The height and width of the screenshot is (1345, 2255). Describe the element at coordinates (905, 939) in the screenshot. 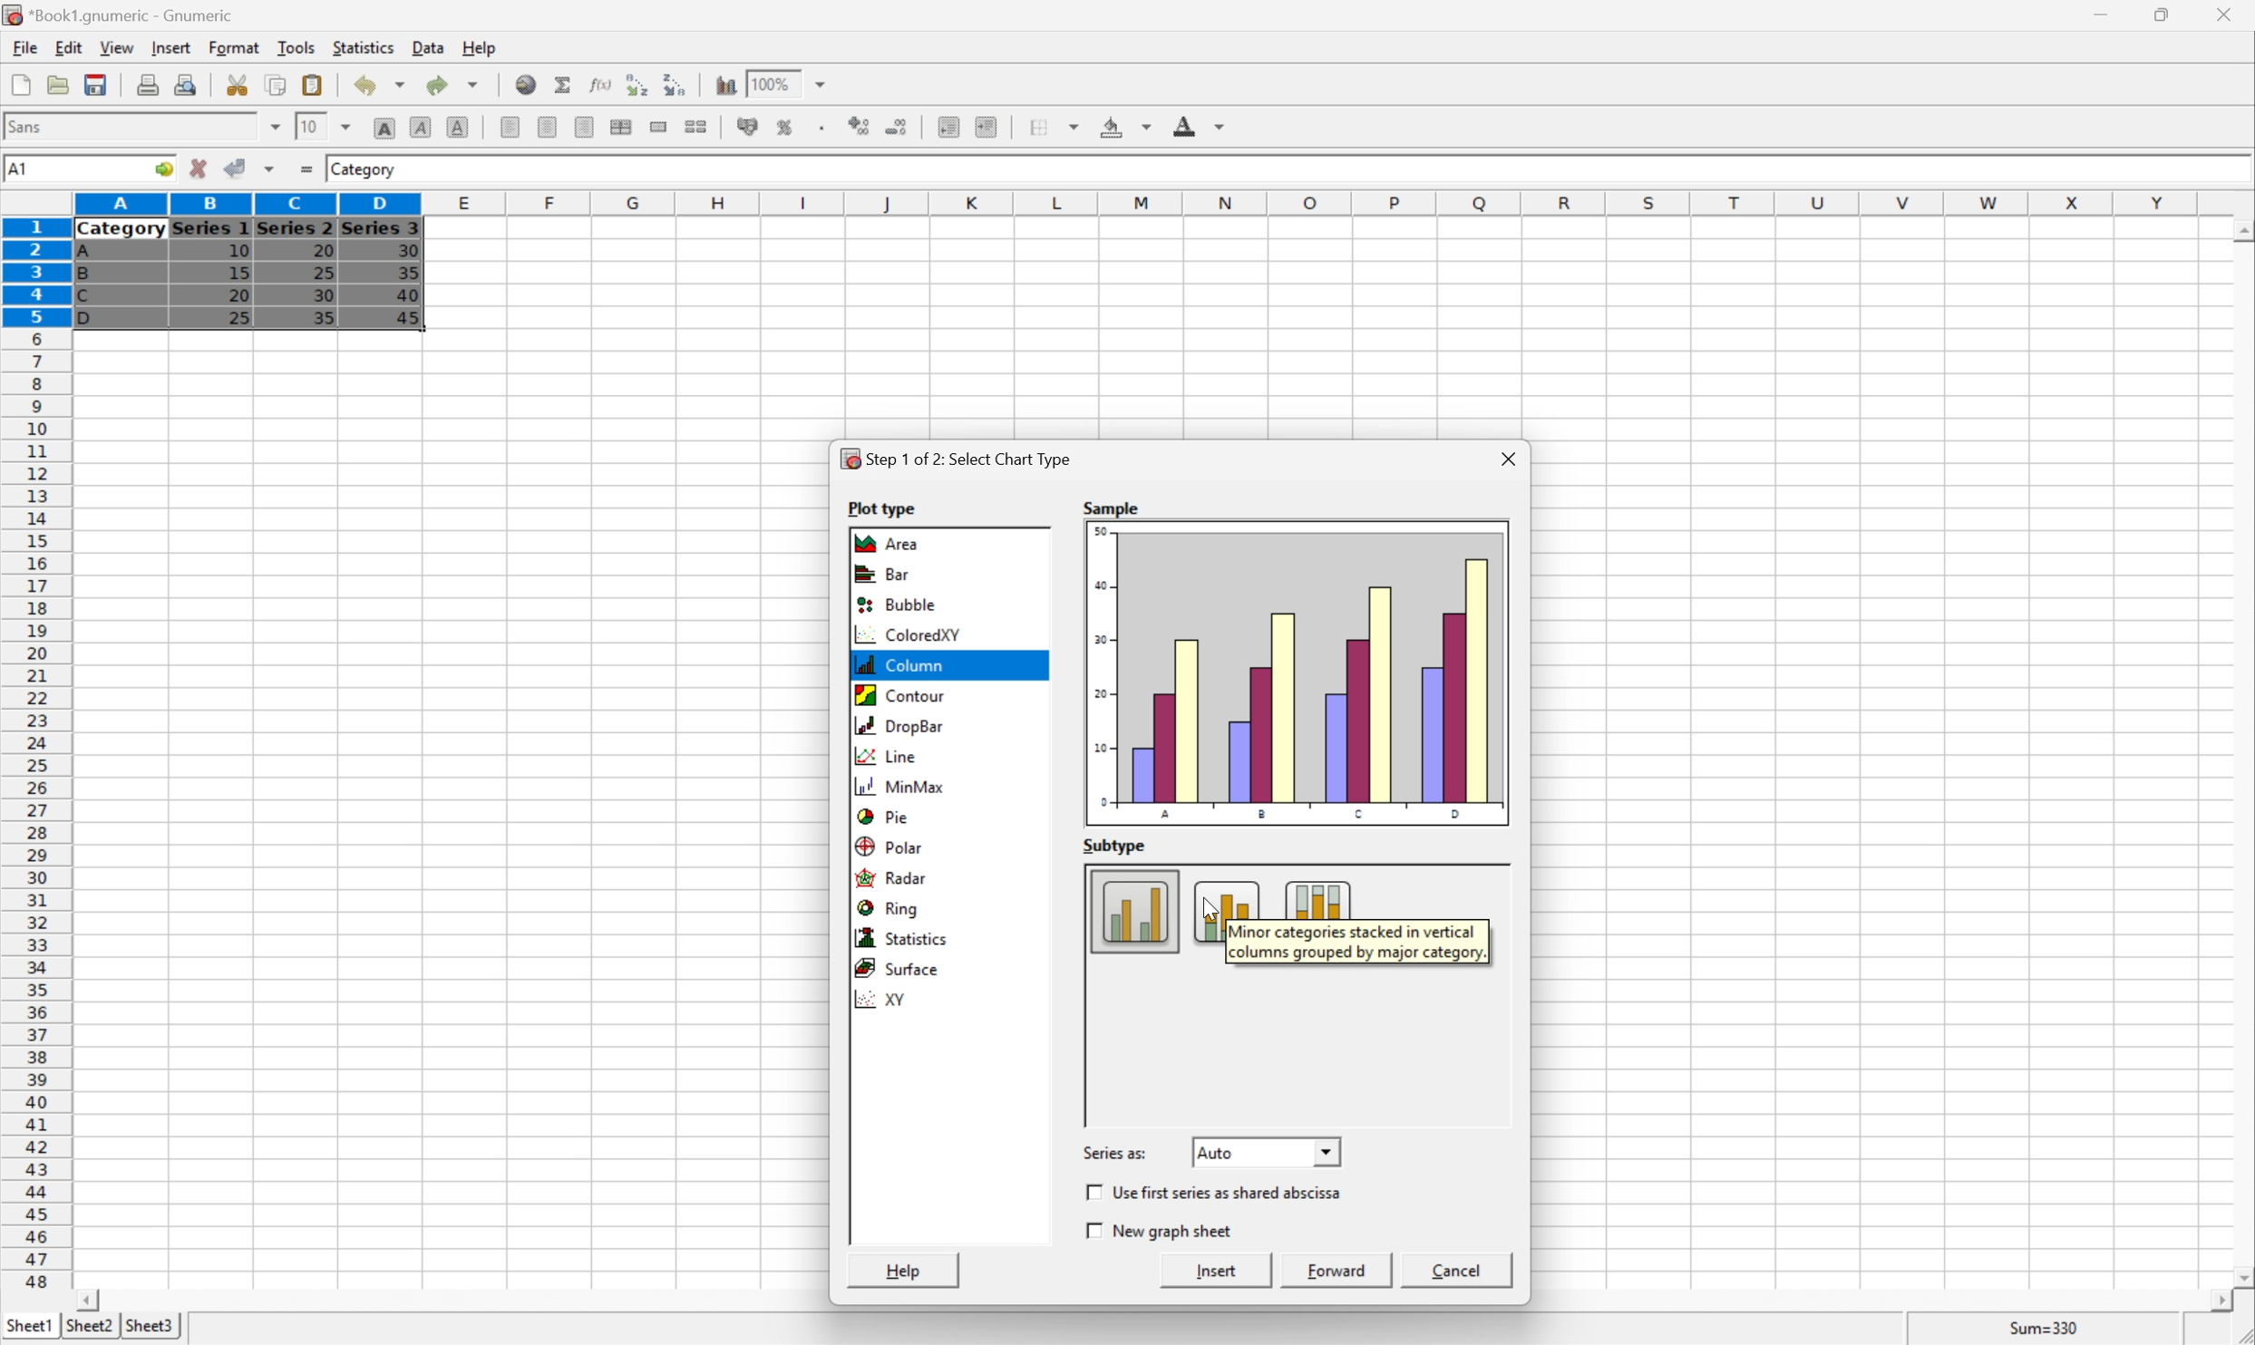

I see `Statistics` at that location.